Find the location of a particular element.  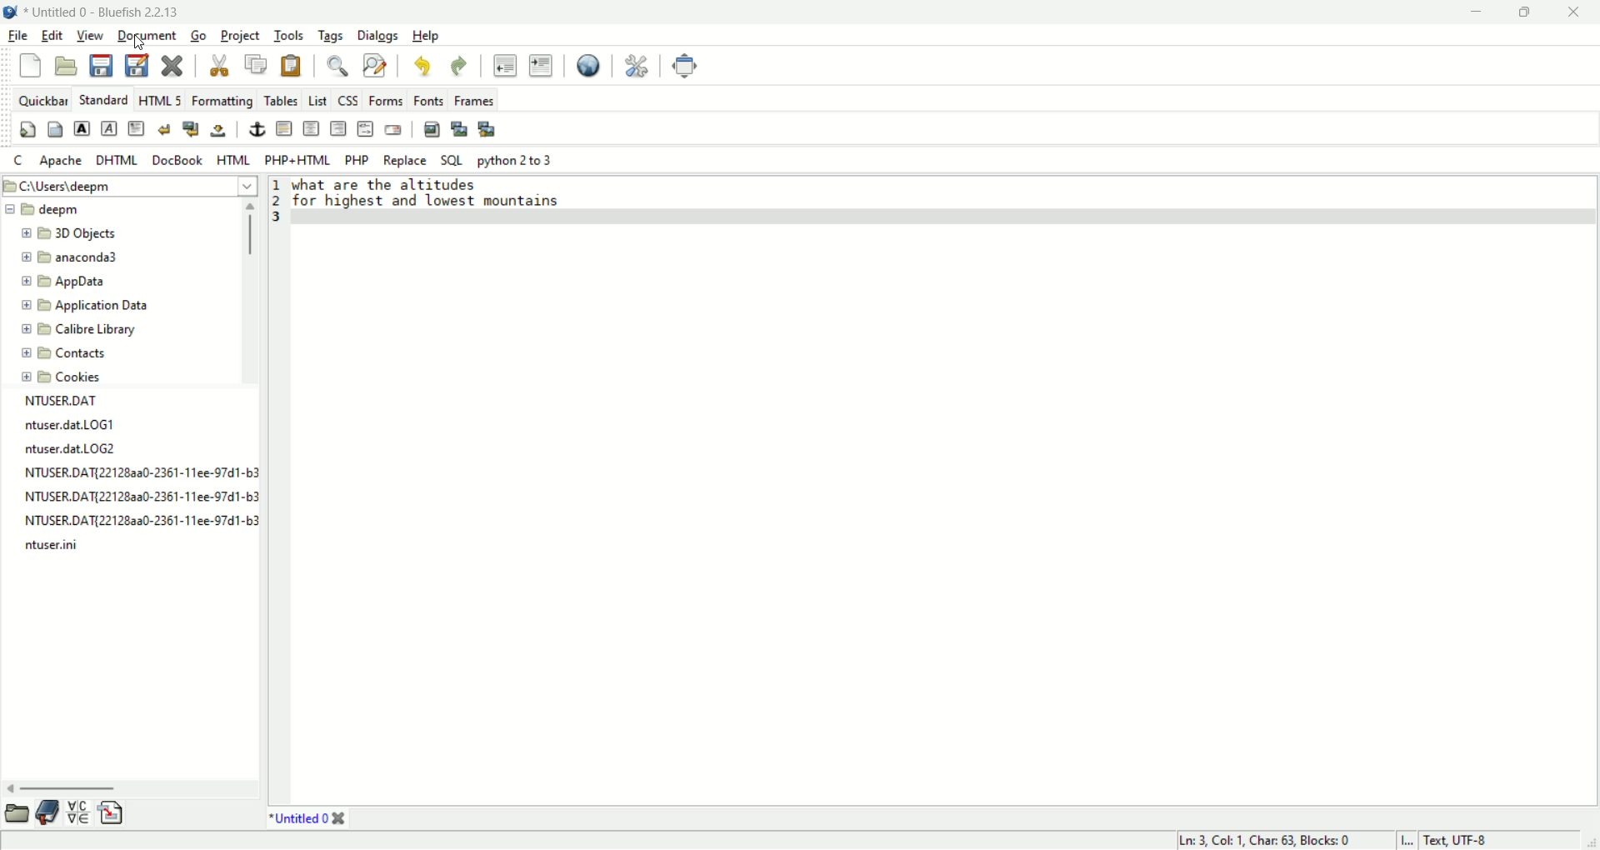

insert thumbnail is located at coordinates (457, 127).